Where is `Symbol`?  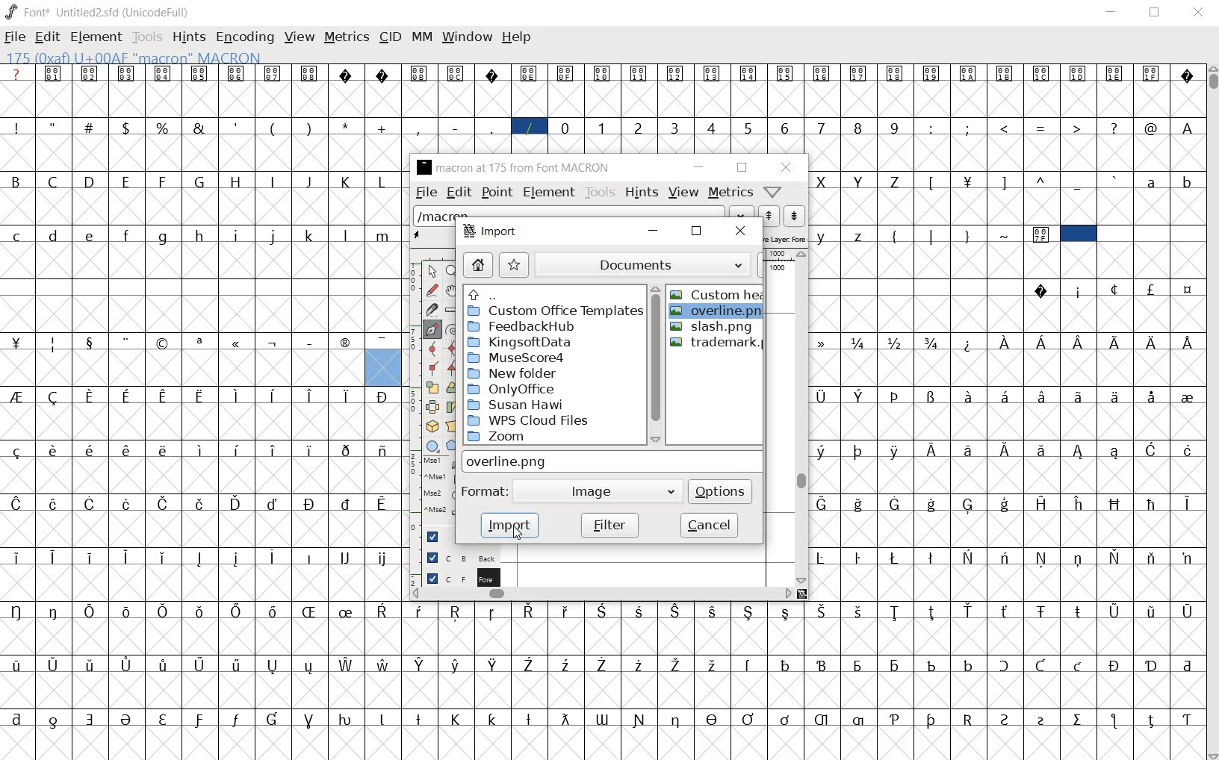
Symbol is located at coordinates (1150, 397).